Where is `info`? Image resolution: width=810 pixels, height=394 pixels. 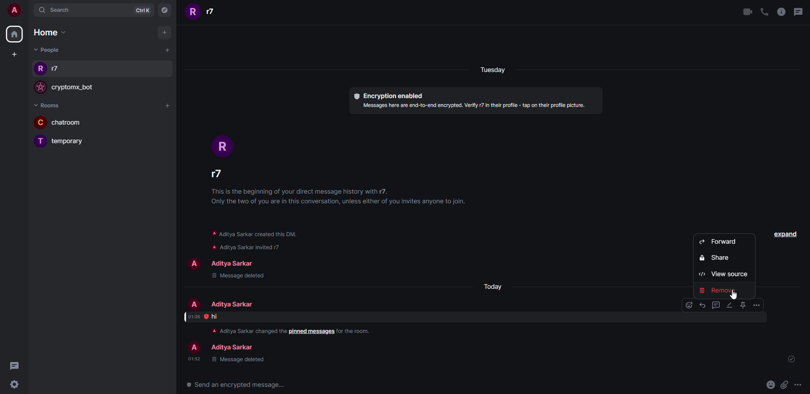
info is located at coordinates (355, 331).